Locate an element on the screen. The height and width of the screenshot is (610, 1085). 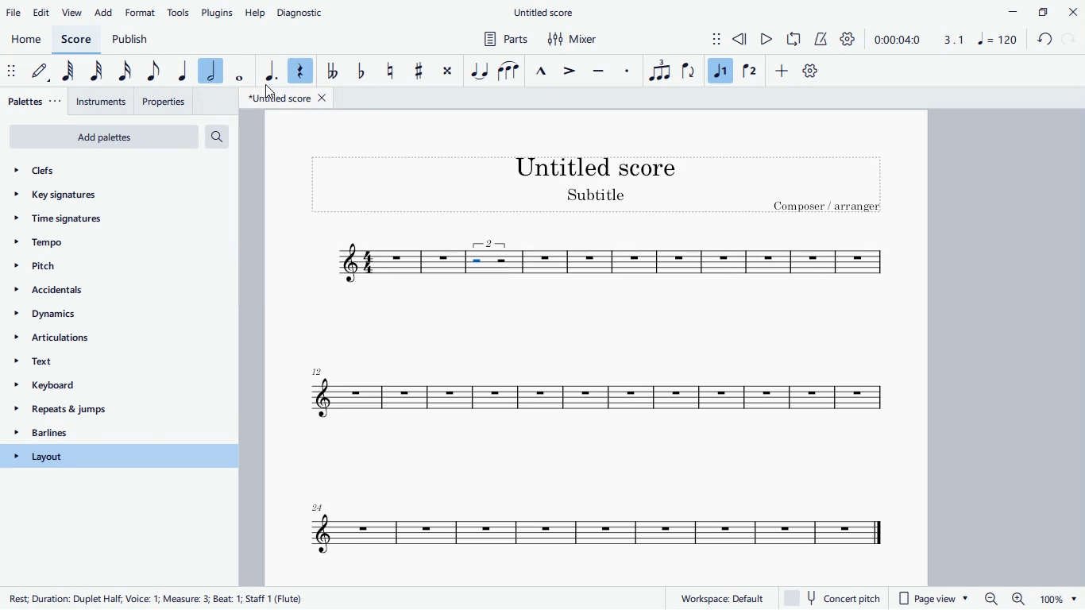
back is located at coordinates (1044, 40).